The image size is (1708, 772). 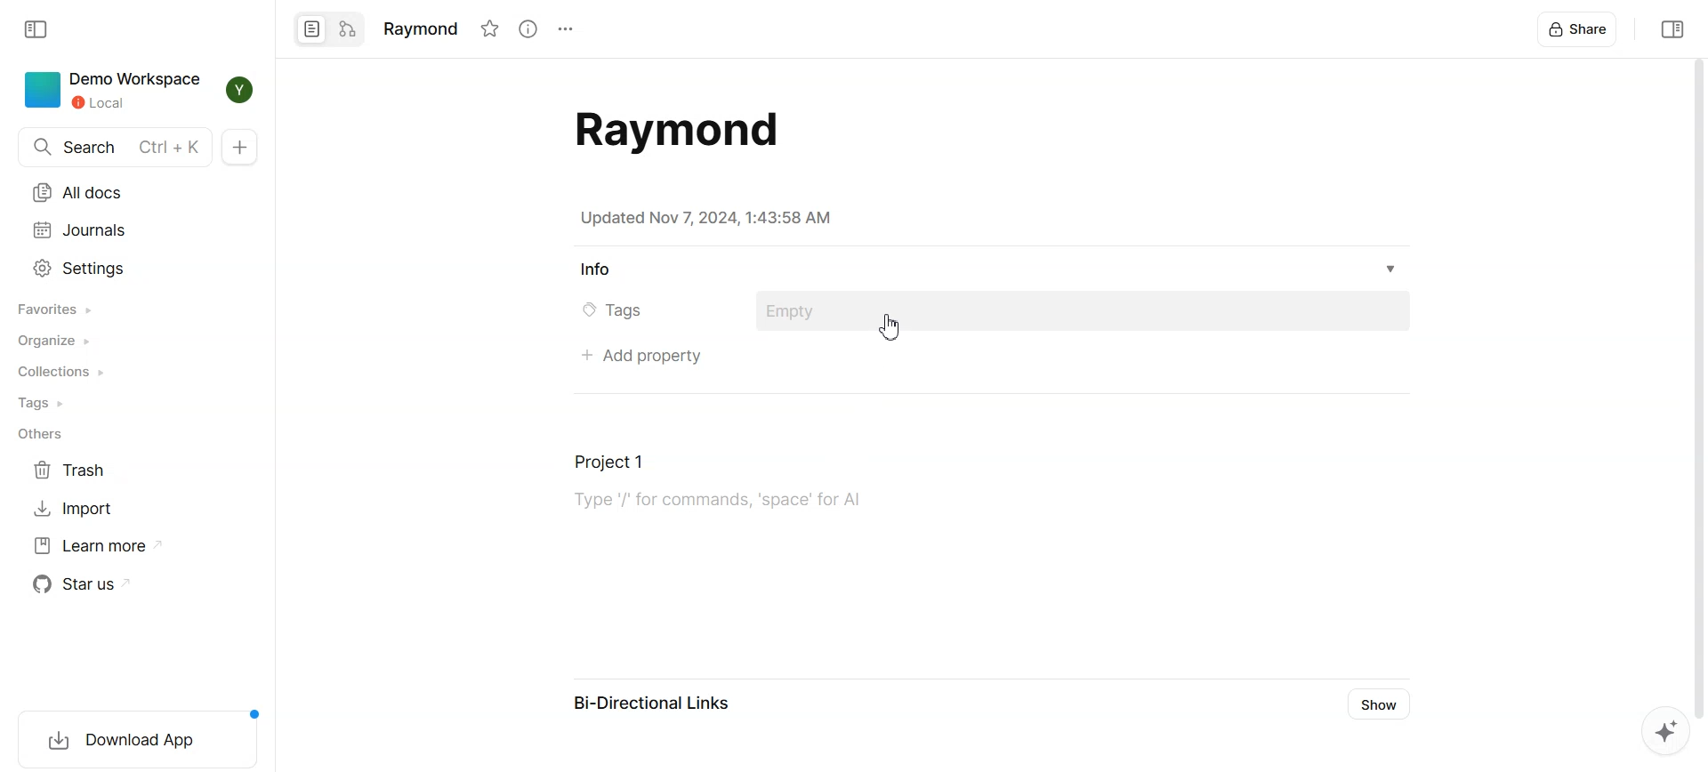 I want to click on Info drop down box, so click(x=1391, y=270).